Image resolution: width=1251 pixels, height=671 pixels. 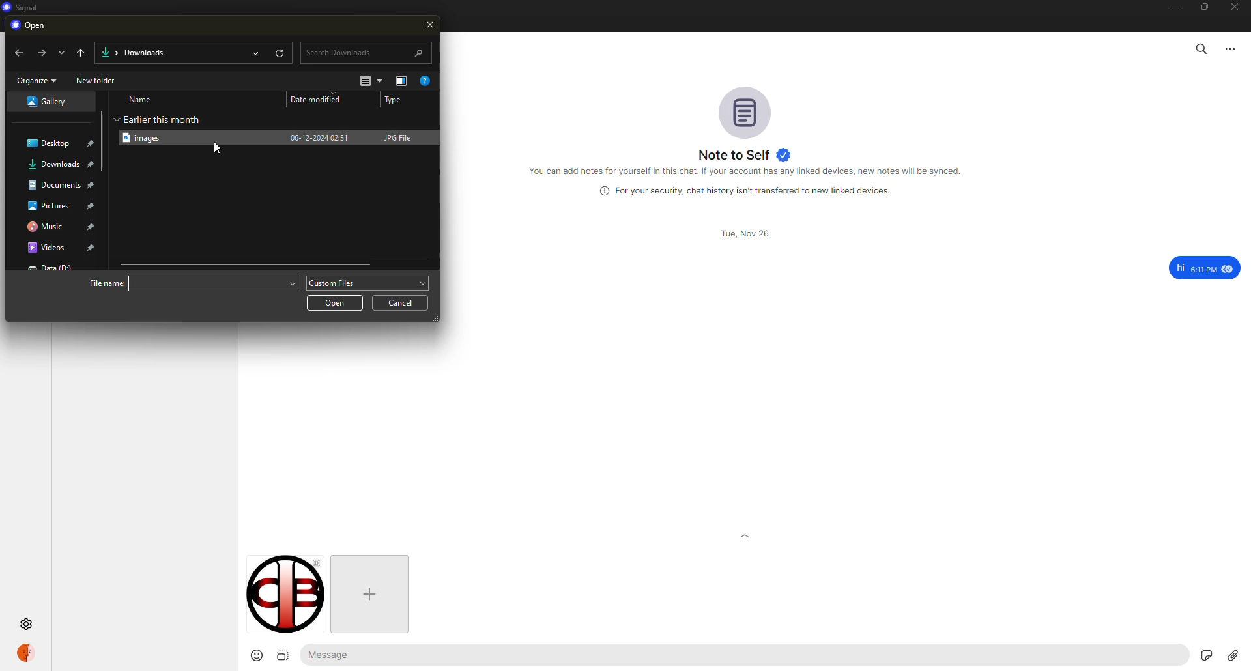 What do you see at coordinates (1237, 8) in the screenshot?
I see `close` at bounding box center [1237, 8].